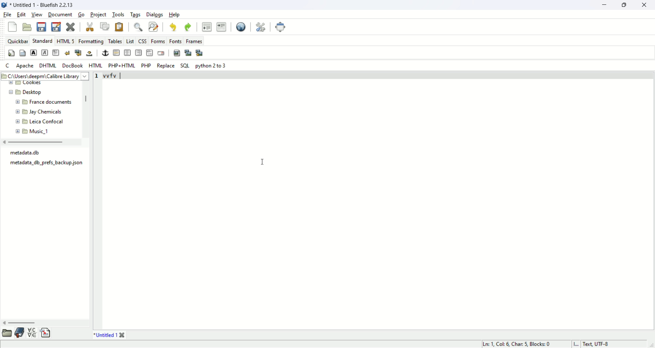  I want to click on Replace, so click(166, 66).